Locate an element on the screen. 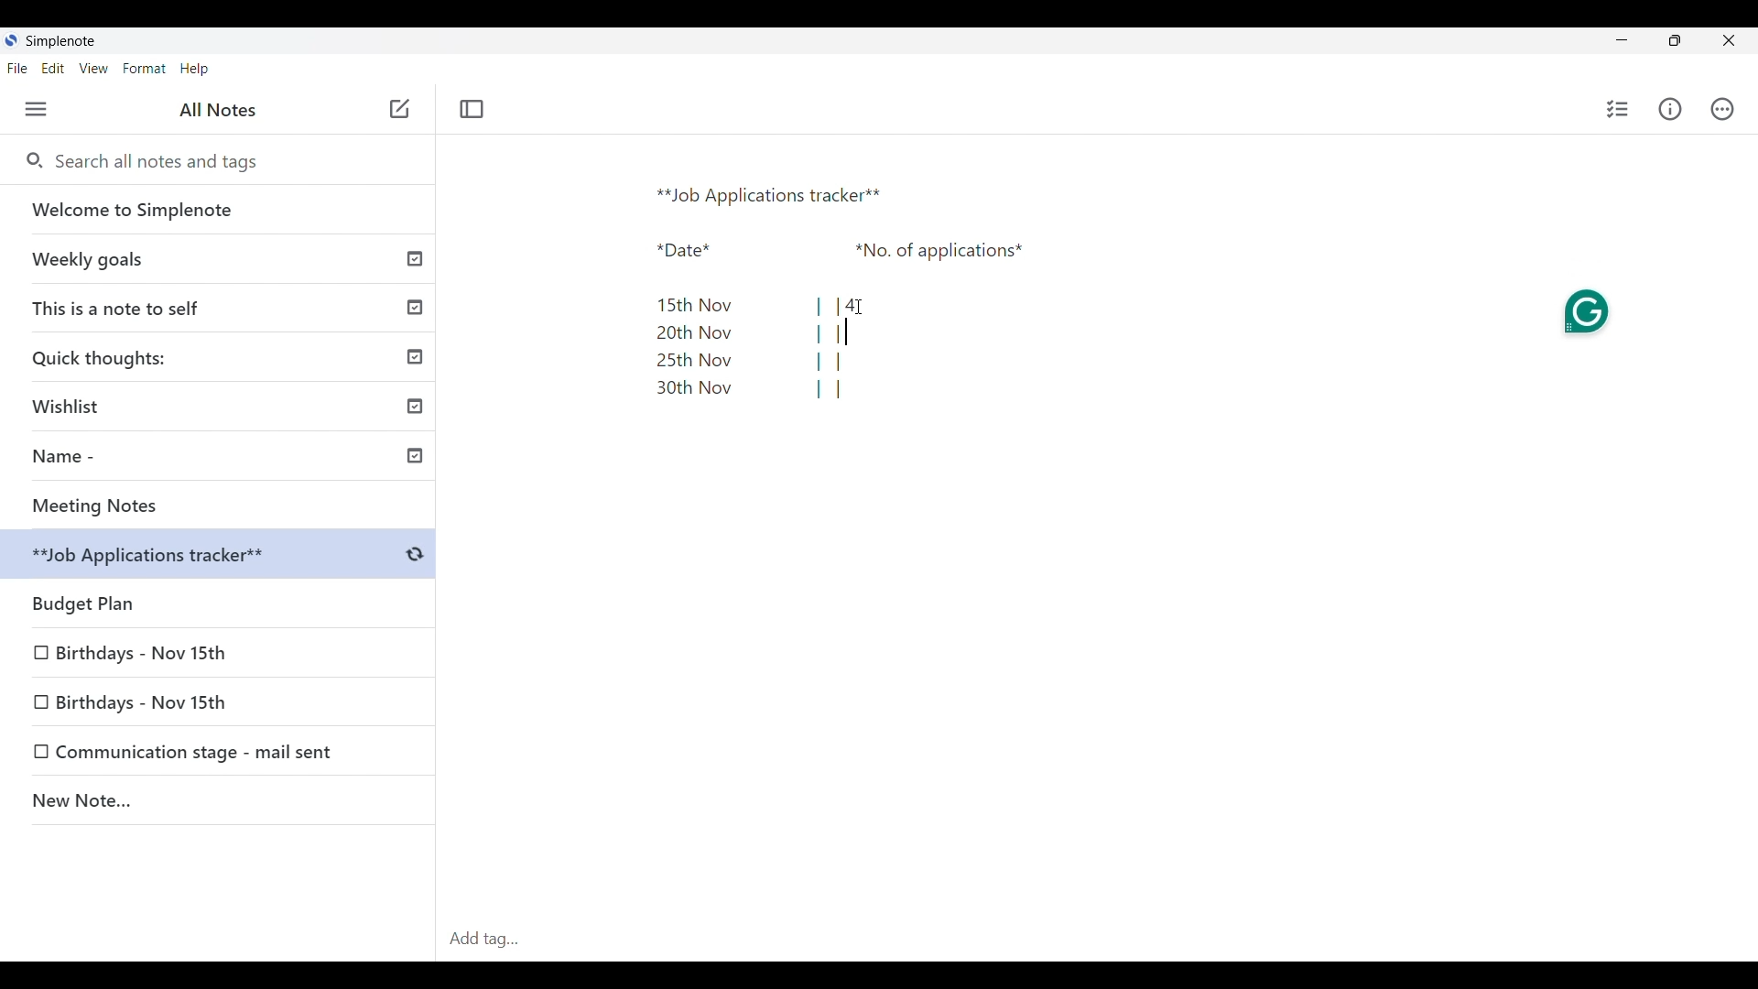 Image resolution: width=1758 pixels, height=989 pixels. Menu is located at coordinates (36, 109).